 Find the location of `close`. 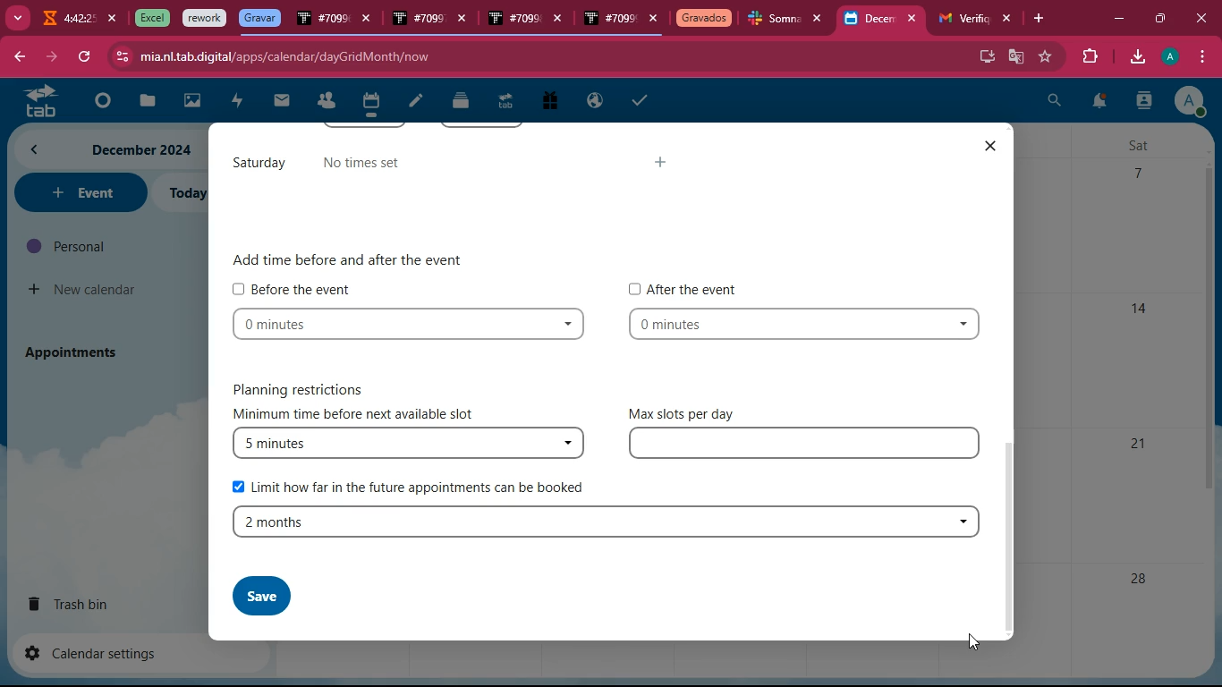

close is located at coordinates (562, 21).